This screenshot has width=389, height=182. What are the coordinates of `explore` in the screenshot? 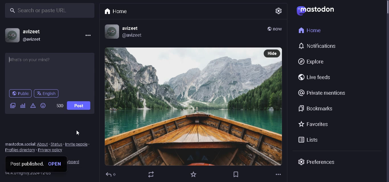 It's located at (309, 62).